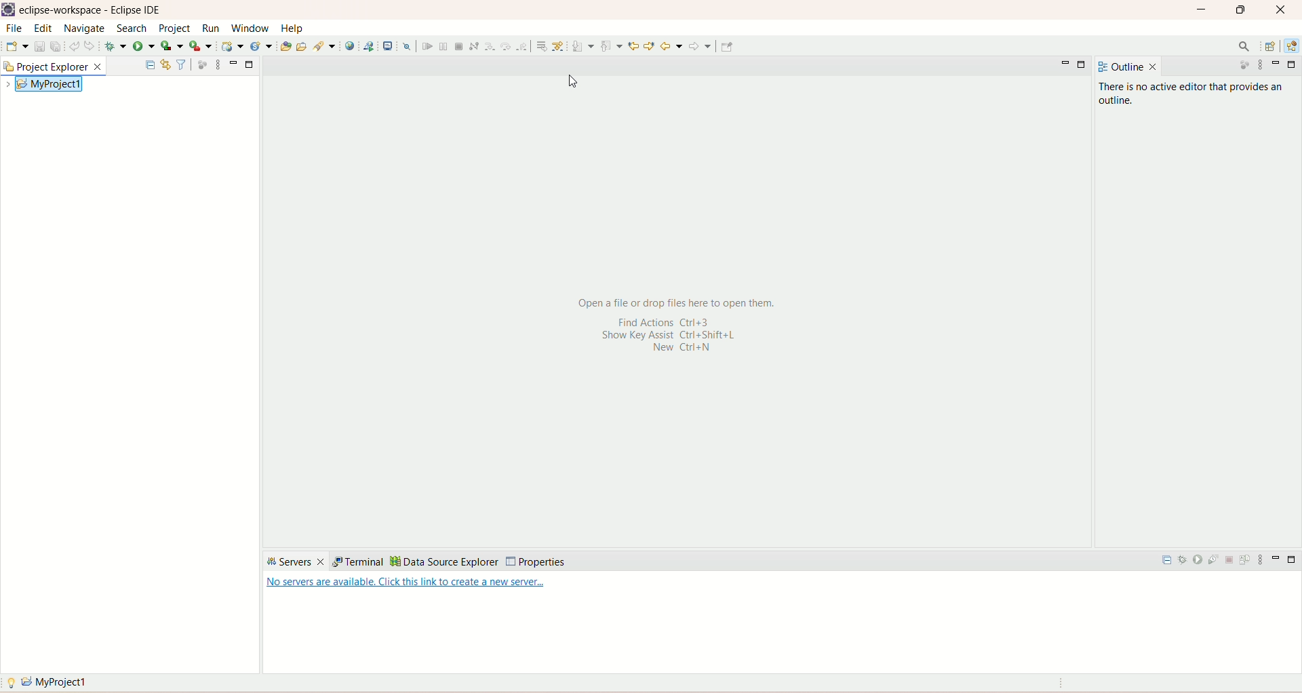  Describe the element at coordinates (1183, 561) in the screenshot. I see `start the server in debug mode` at that location.